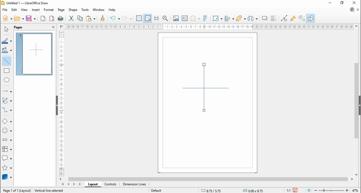  Describe the element at coordinates (74, 184) in the screenshot. I see `next page` at that location.